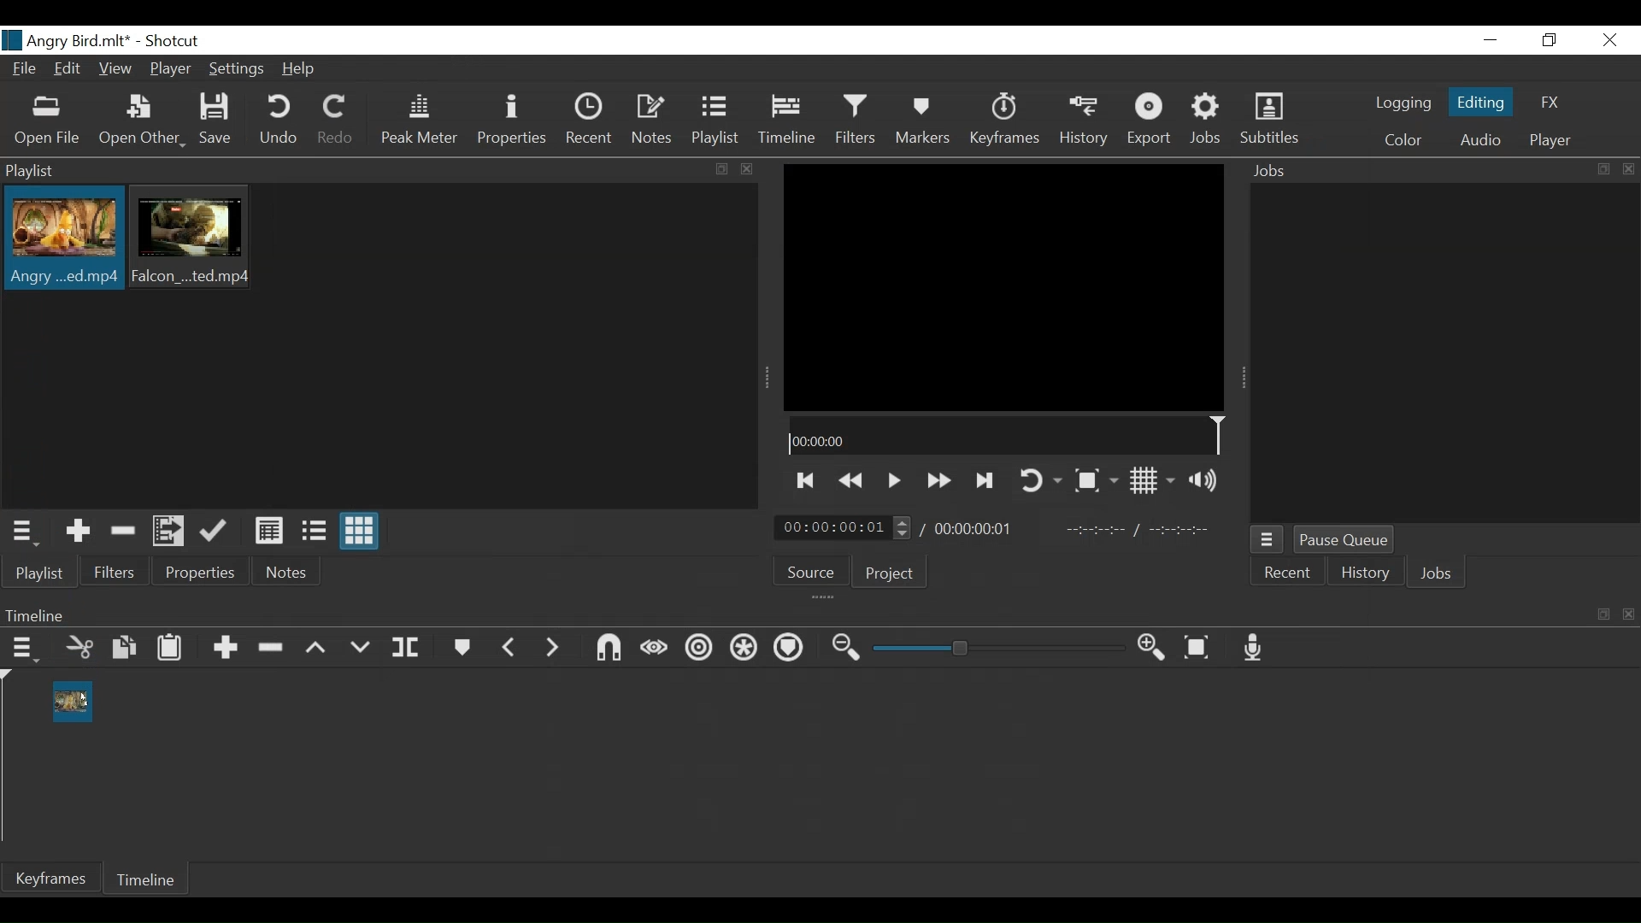 The height and width of the screenshot is (923, 1641). What do you see at coordinates (191, 237) in the screenshot?
I see `Clip` at bounding box center [191, 237].